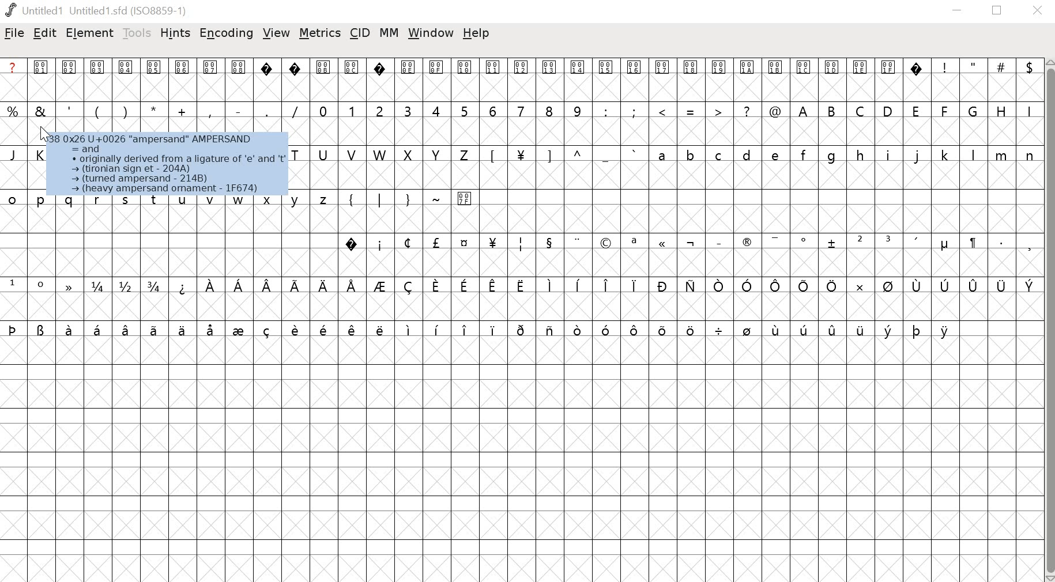  I want to click on D, so click(889, 110).